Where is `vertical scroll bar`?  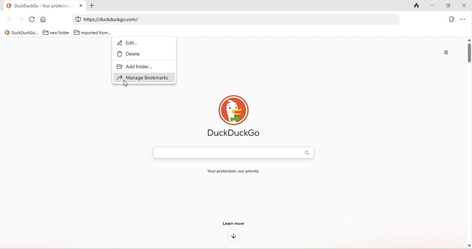 vertical scroll bar is located at coordinates (469, 52).